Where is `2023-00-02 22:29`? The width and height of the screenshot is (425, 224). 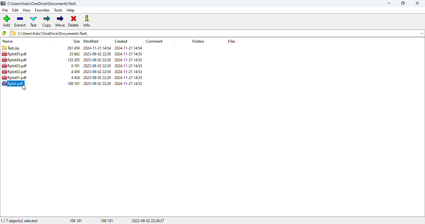
2023-00-02 22:29 is located at coordinates (97, 84).